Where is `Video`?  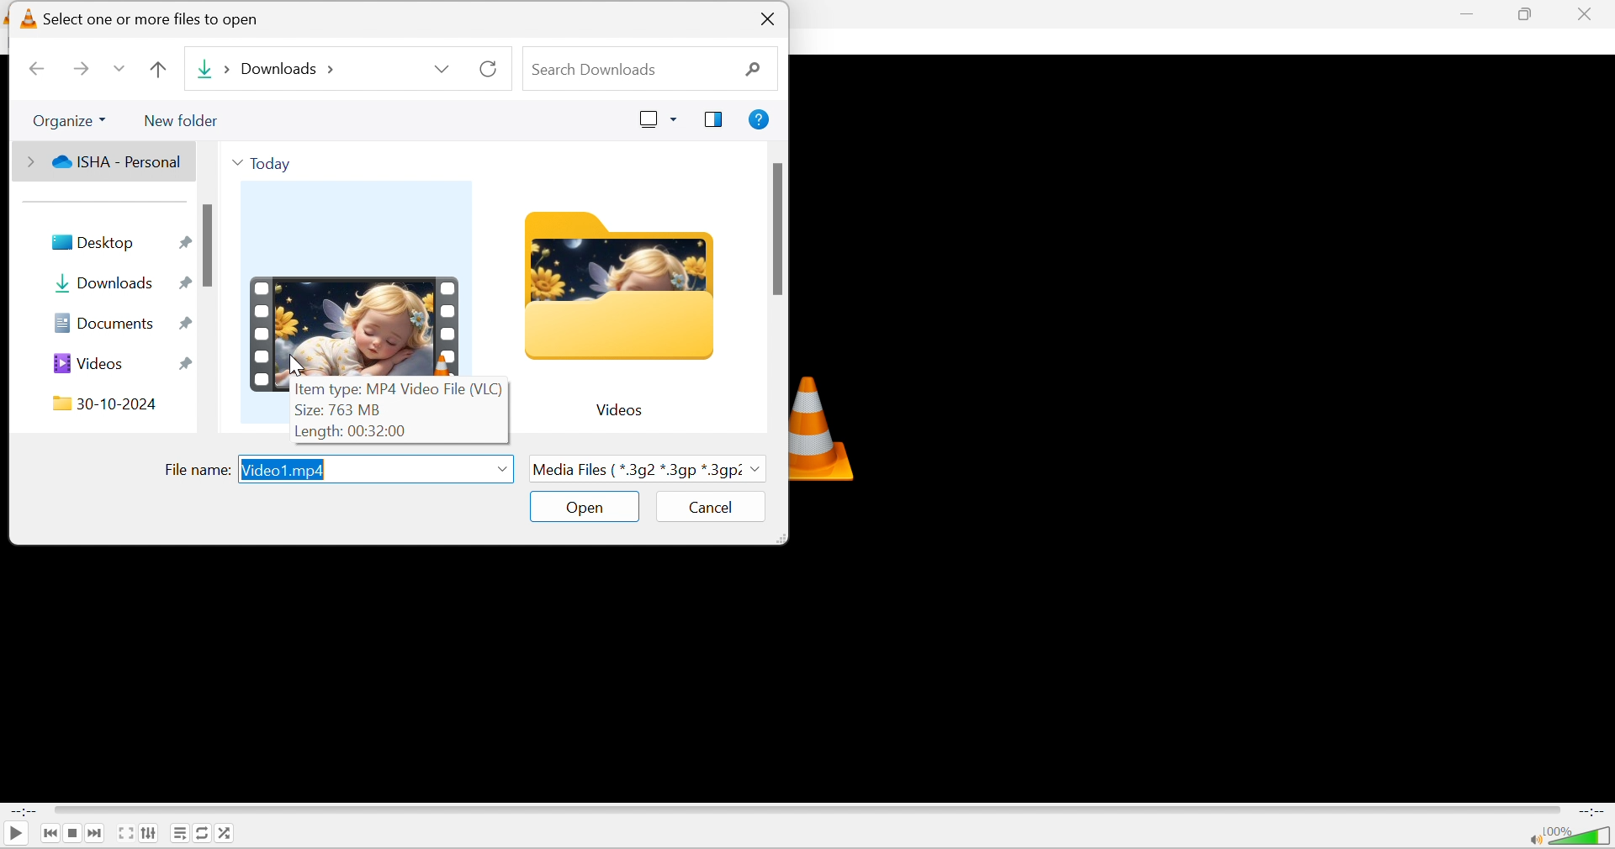 Video is located at coordinates (354, 324).